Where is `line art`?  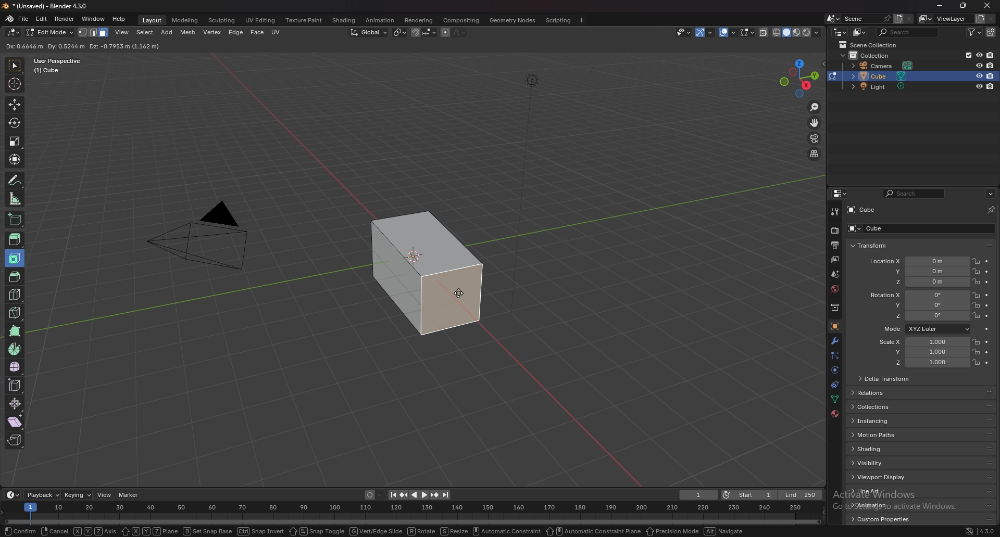 line art is located at coordinates (880, 491).